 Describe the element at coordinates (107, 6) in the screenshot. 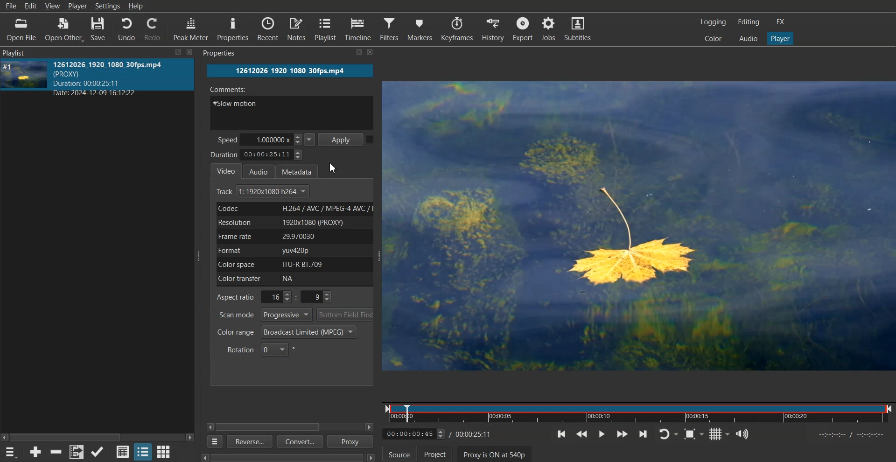

I see `Settings` at that location.